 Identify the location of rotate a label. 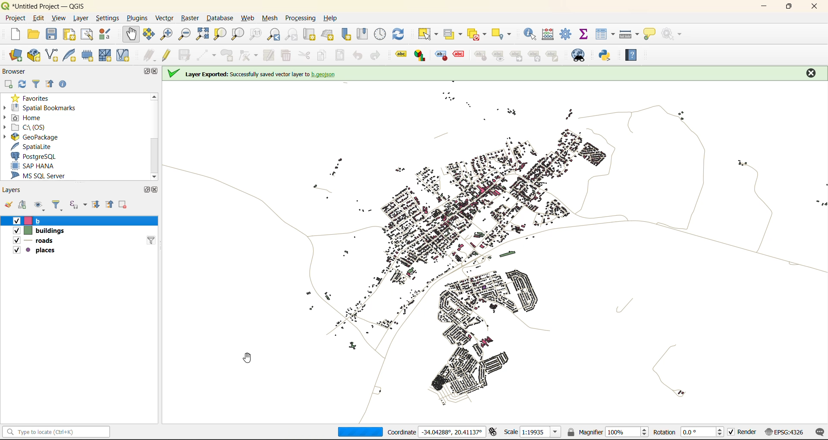
(534, 56).